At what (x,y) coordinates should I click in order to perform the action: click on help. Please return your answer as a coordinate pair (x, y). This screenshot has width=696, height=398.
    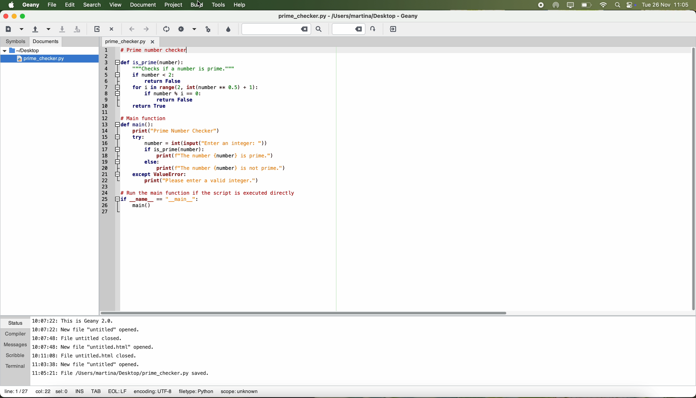
    Looking at the image, I should click on (242, 6).